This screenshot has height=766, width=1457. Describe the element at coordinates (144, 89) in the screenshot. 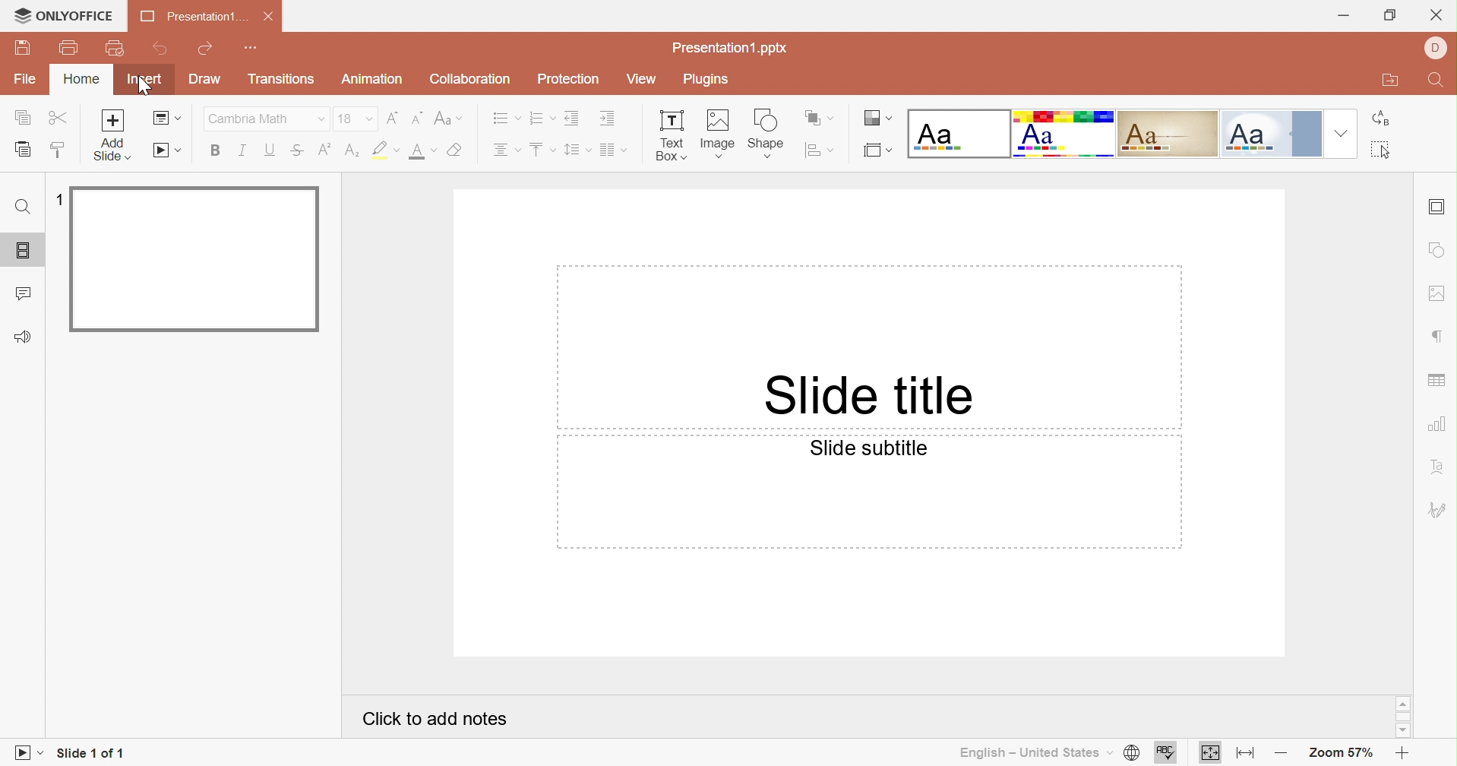

I see `Cursor` at that location.